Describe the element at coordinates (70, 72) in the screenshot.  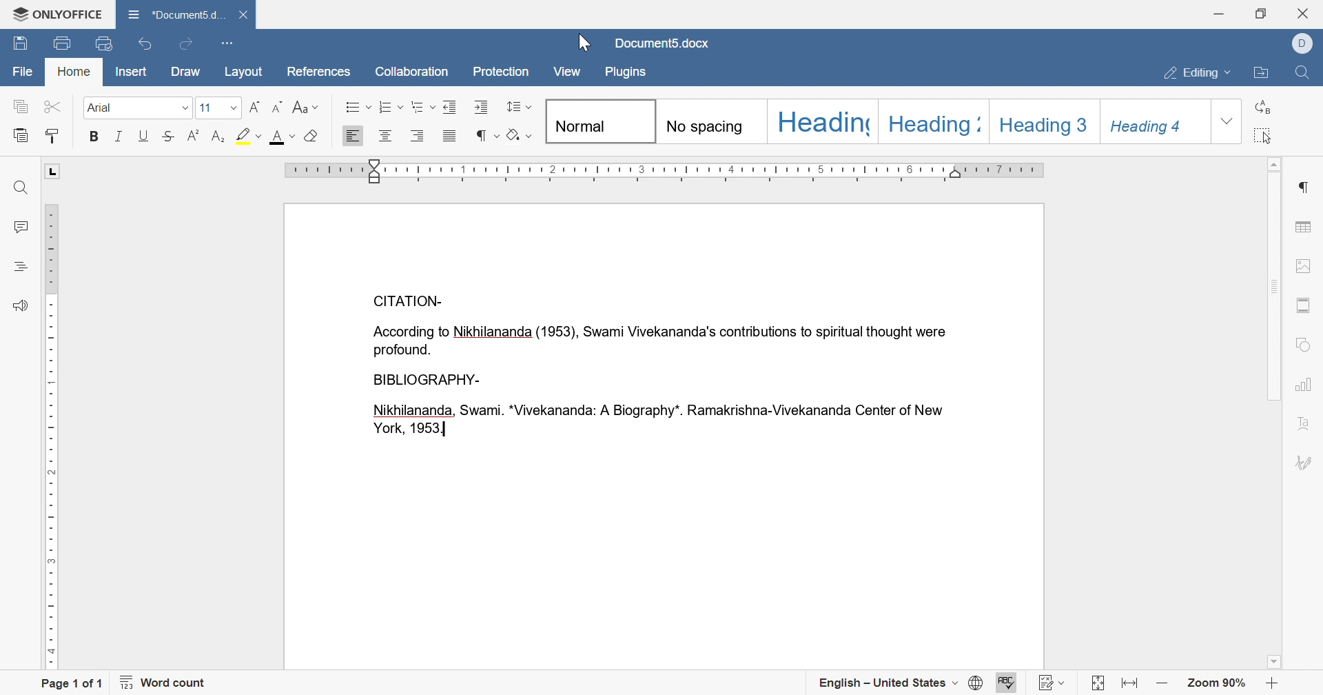
I see `home` at that location.